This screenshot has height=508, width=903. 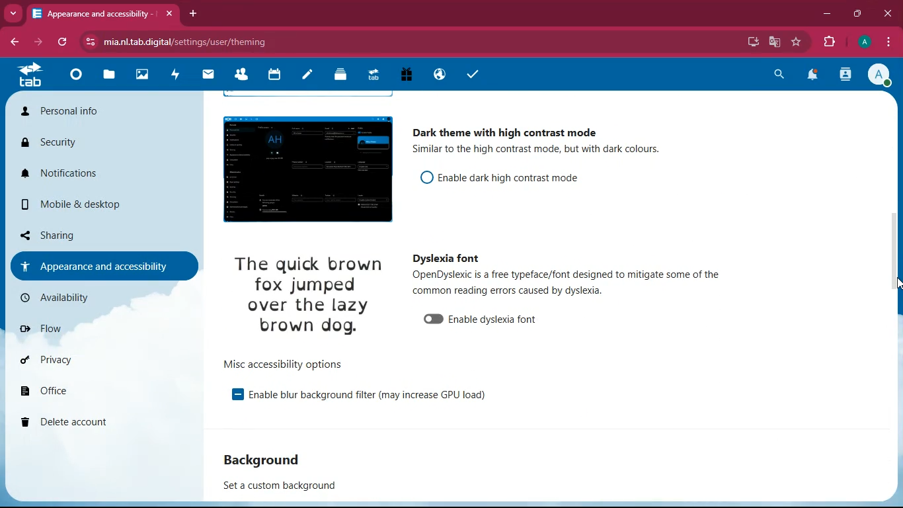 What do you see at coordinates (93, 110) in the screenshot?
I see `personal info` at bounding box center [93, 110].